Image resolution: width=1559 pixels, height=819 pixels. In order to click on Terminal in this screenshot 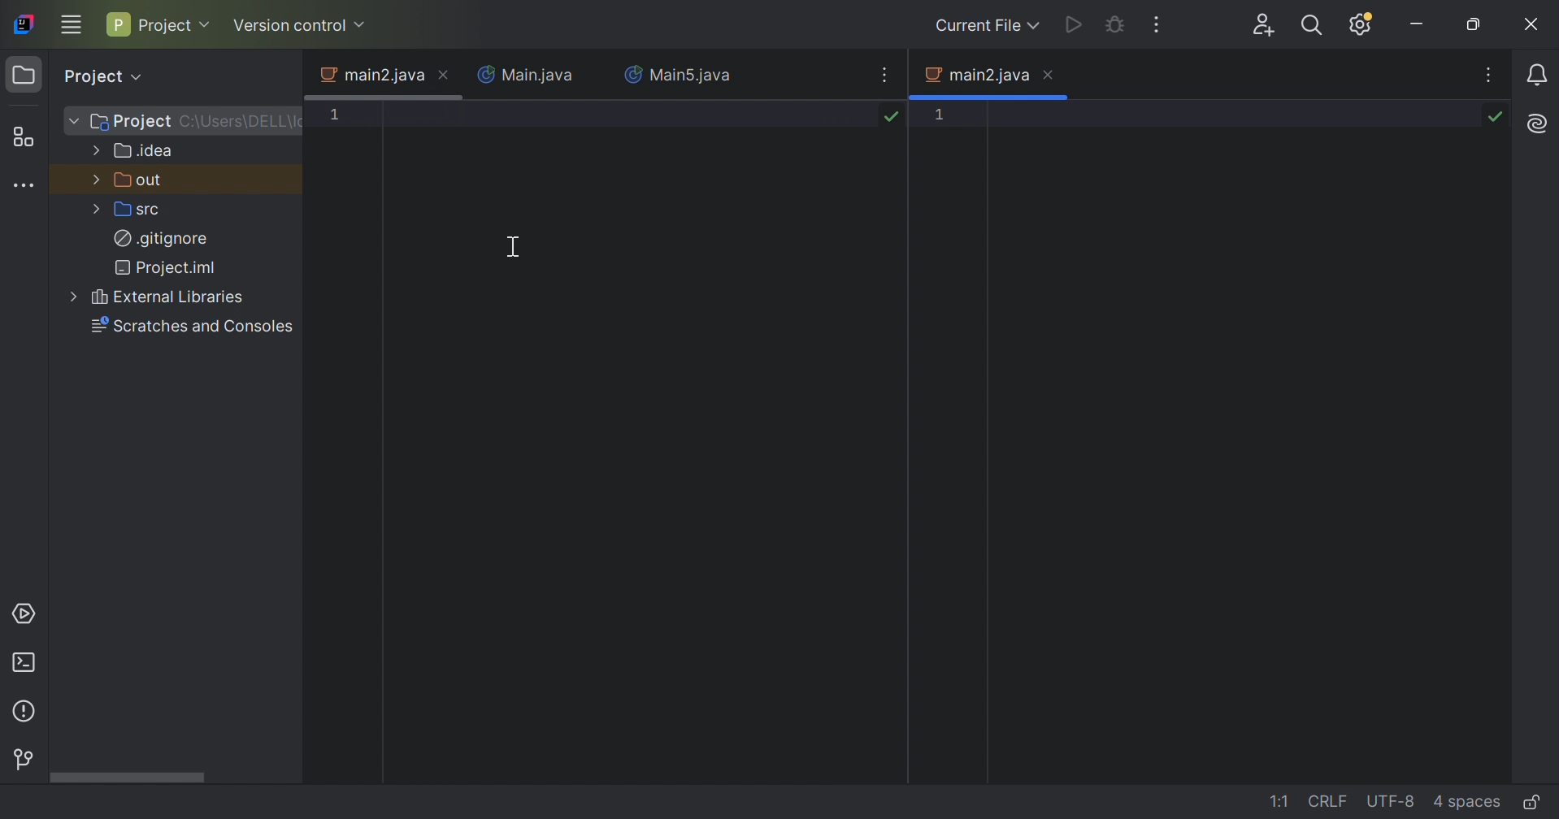, I will do `click(28, 664)`.